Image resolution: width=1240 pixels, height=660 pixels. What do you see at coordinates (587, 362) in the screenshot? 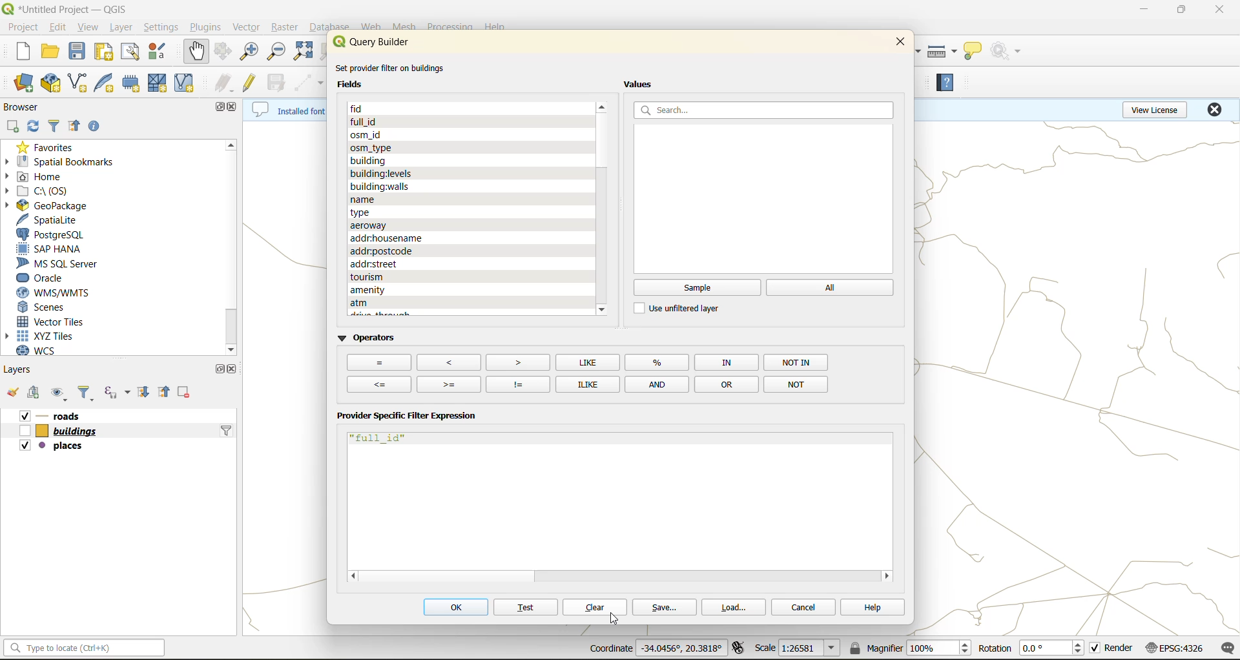
I see `opertators` at bounding box center [587, 362].